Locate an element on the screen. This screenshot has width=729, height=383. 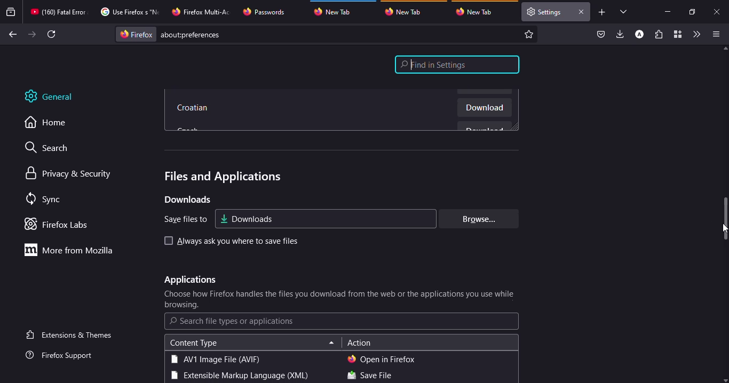
tab is located at coordinates (406, 11).